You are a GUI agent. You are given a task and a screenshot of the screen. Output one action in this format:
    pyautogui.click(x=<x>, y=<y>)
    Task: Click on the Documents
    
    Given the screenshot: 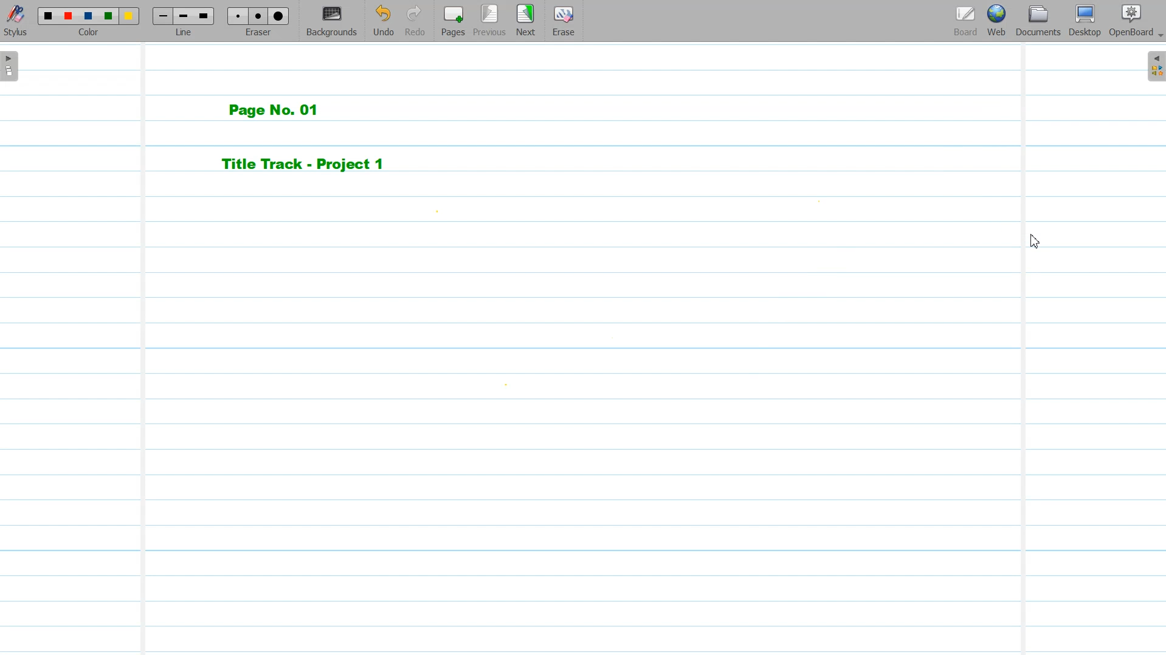 What is the action you would take?
    pyautogui.click(x=1038, y=21)
    